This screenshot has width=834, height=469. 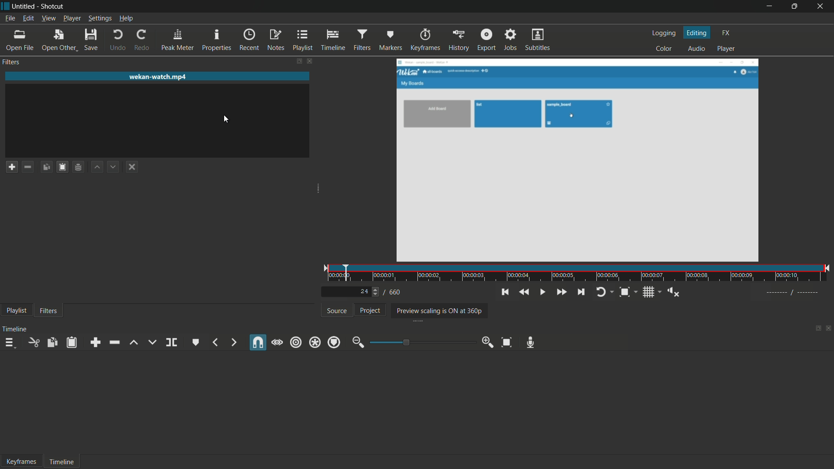 I want to click on jobs, so click(x=510, y=40).